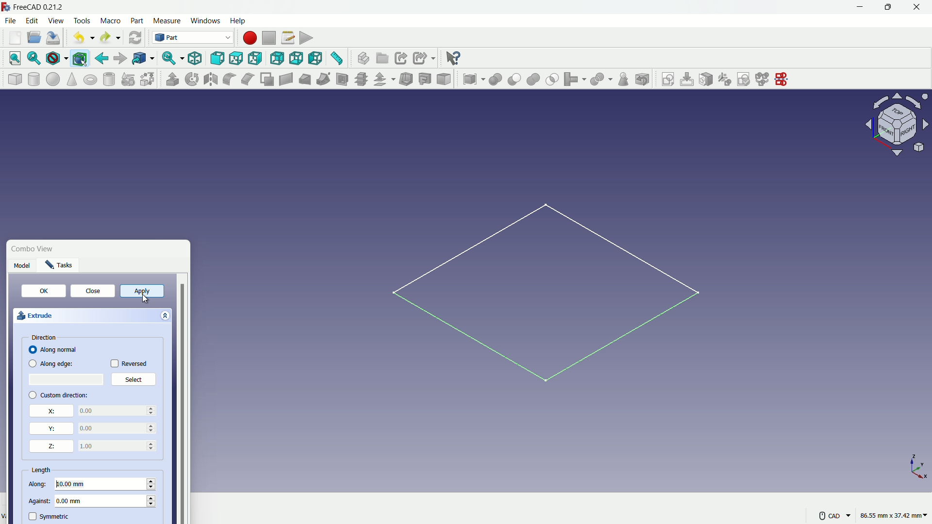 The height and width of the screenshot is (524, 932). I want to click on sweep, so click(323, 80).